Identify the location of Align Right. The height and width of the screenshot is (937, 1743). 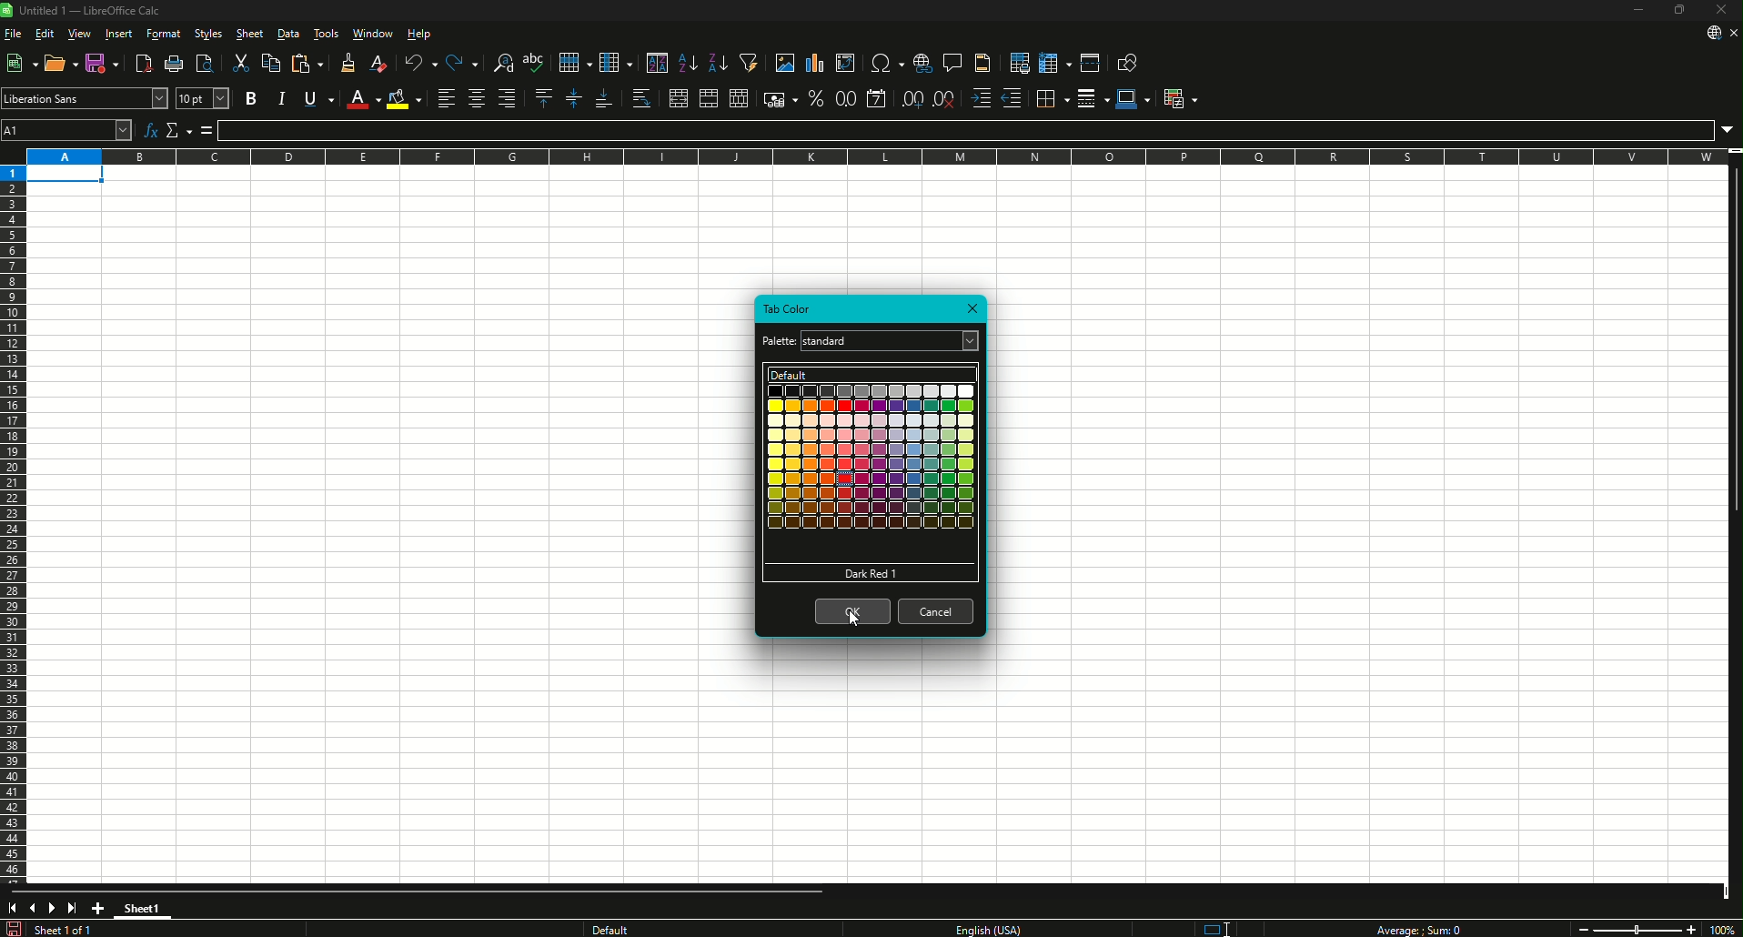
(507, 98).